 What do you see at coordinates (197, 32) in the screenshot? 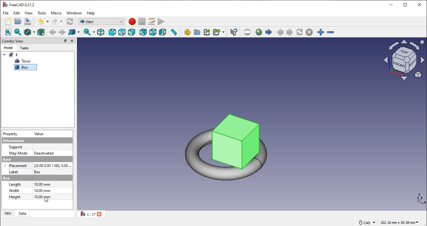
I see `create folder` at bounding box center [197, 32].